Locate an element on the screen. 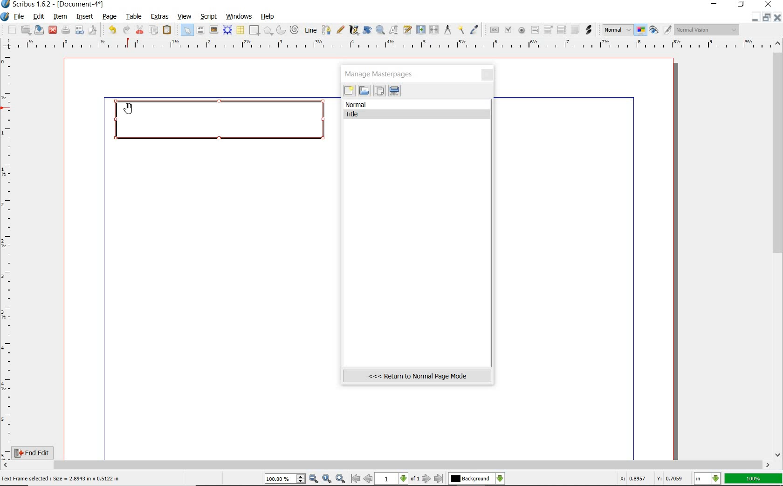 The height and width of the screenshot is (486, 783). close is located at coordinates (53, 29).